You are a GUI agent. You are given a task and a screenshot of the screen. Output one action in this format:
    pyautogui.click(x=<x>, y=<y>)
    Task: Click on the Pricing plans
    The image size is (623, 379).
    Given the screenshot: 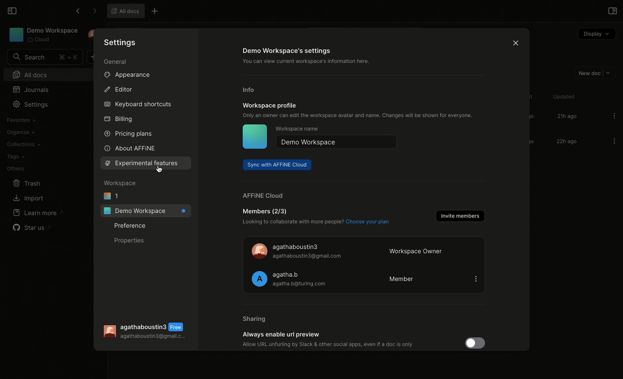 What is the action you would take?
    pyautogui.click(x=128, y=134)
    